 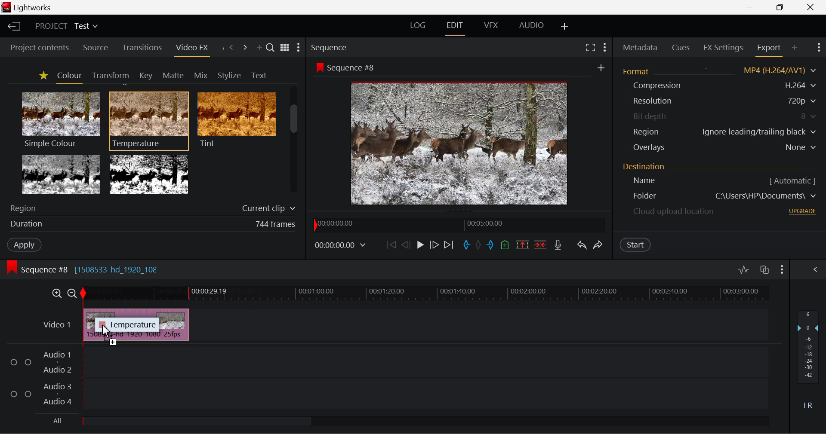 I want to click on MP4 (H.264/AV1) , so click(x=775, y=70).